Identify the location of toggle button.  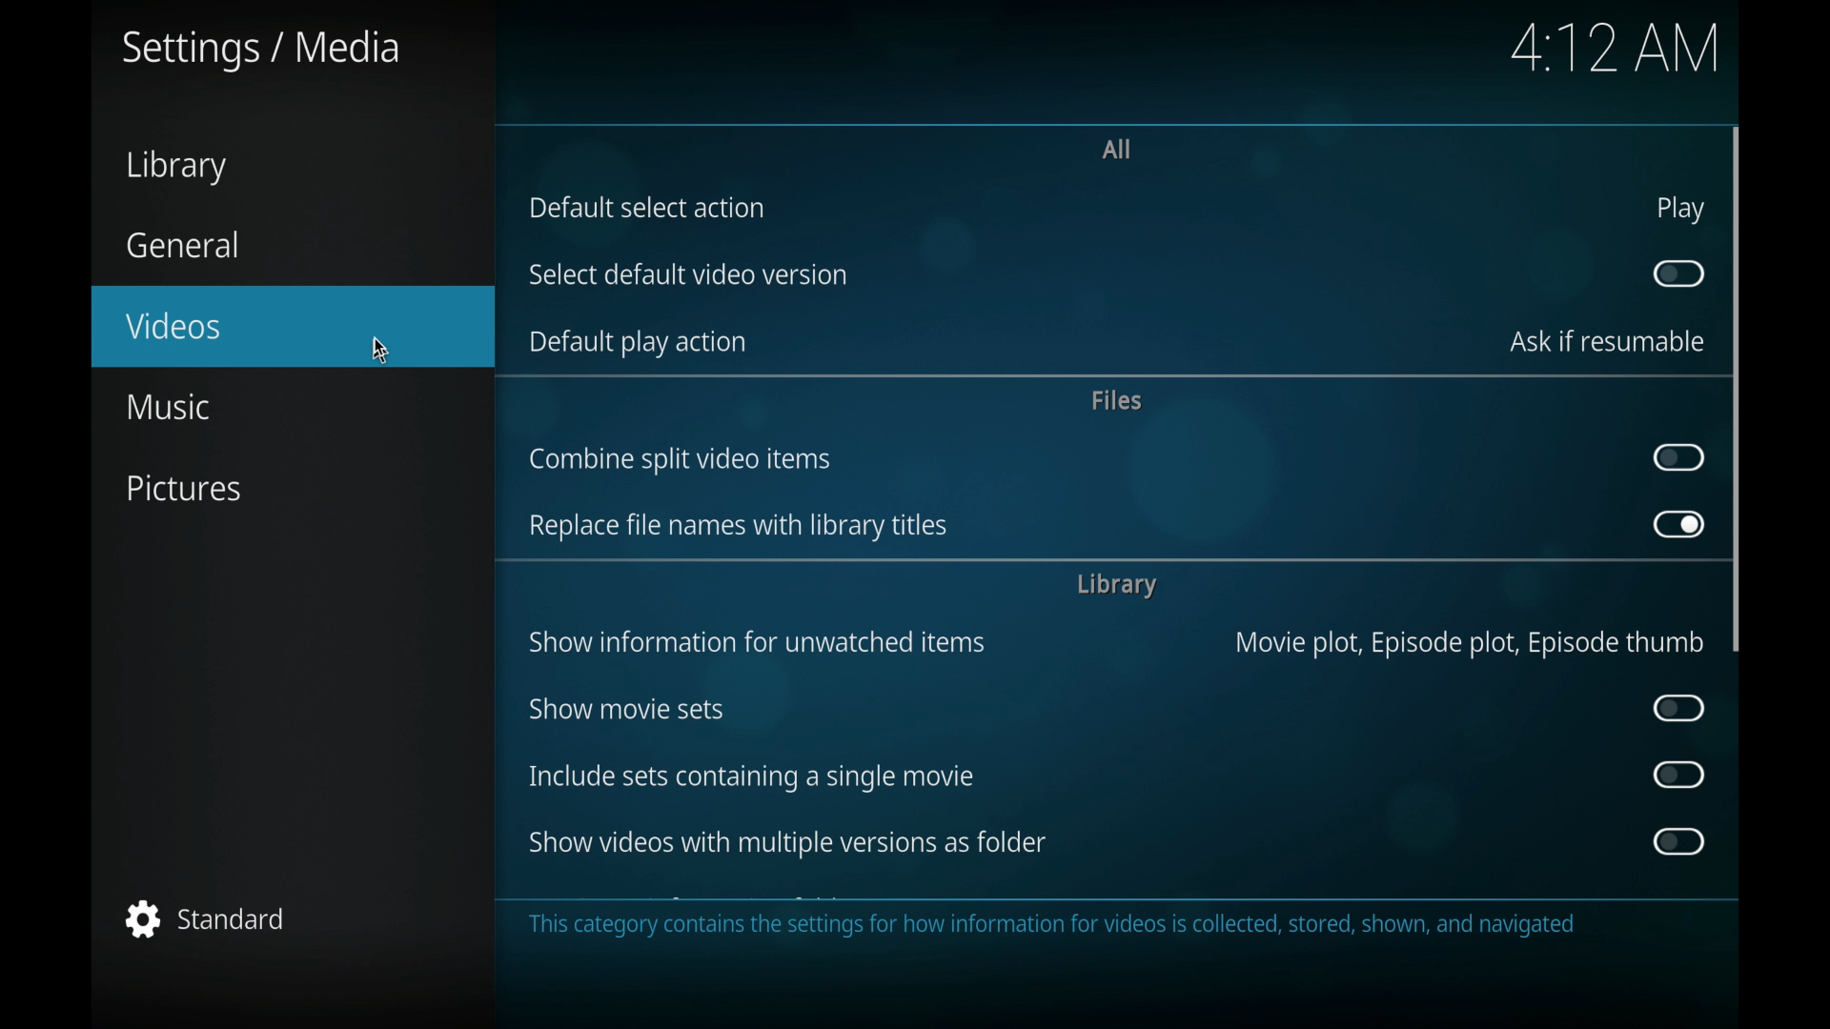
(1679, 525).